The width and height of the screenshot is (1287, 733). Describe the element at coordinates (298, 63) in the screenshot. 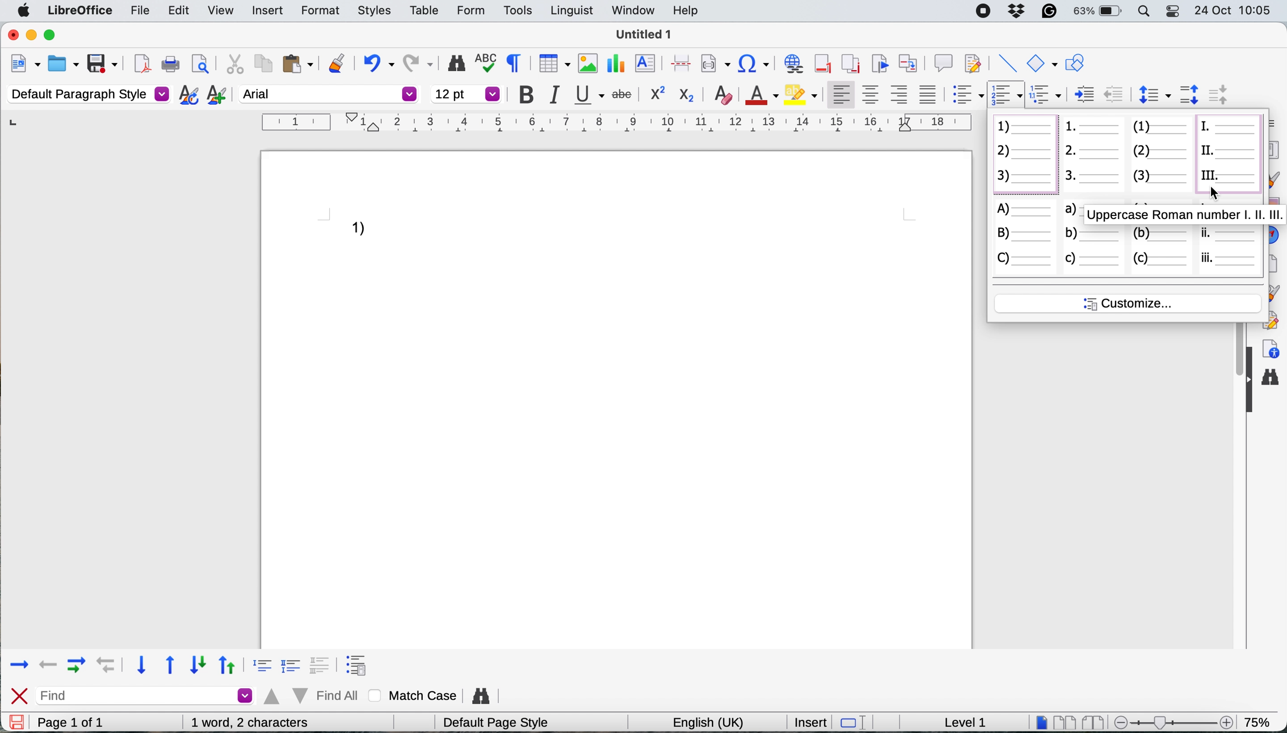

I see `paste` at that location.